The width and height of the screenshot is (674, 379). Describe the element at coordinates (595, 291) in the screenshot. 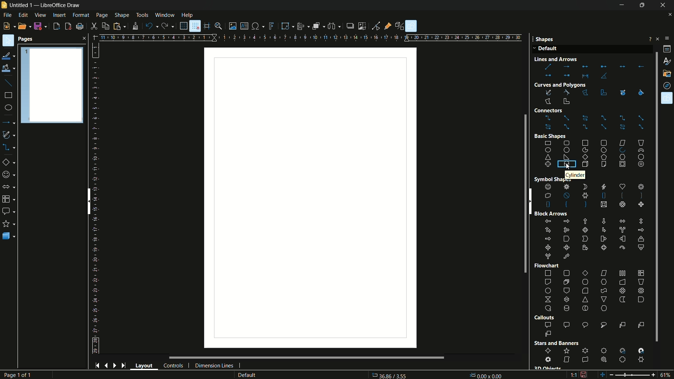

I see `flowchart` at that location.